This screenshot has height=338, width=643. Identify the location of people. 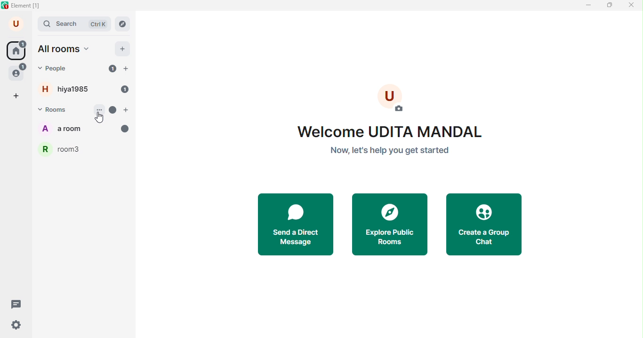
(57, 69).